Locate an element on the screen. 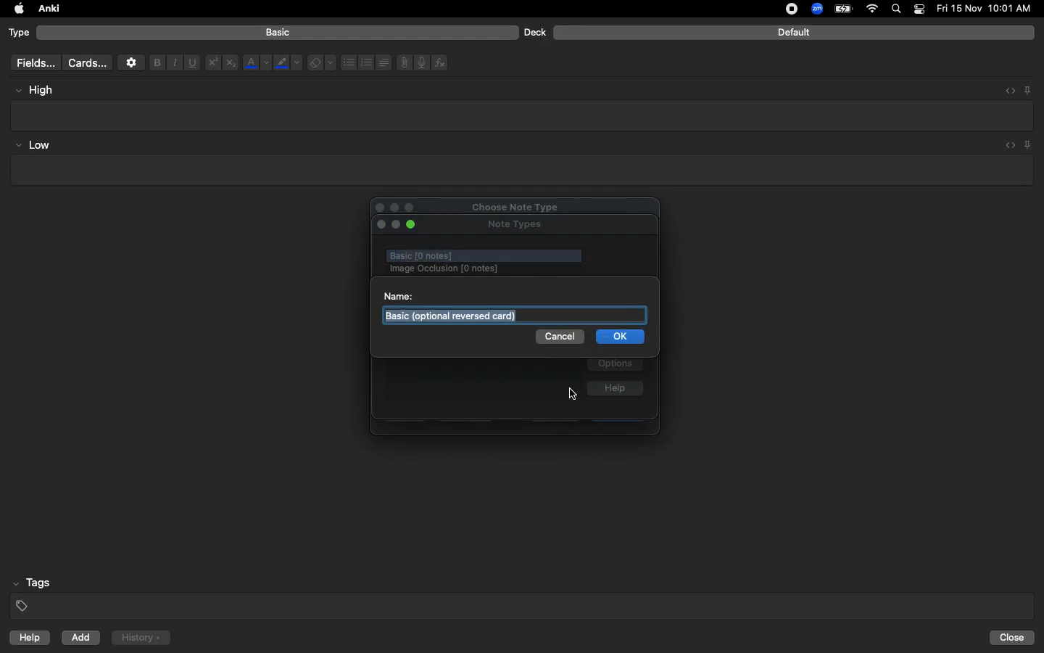 The width and height of the screenshot is (1044, 653). Zoom is located at coordinates (816, 9).